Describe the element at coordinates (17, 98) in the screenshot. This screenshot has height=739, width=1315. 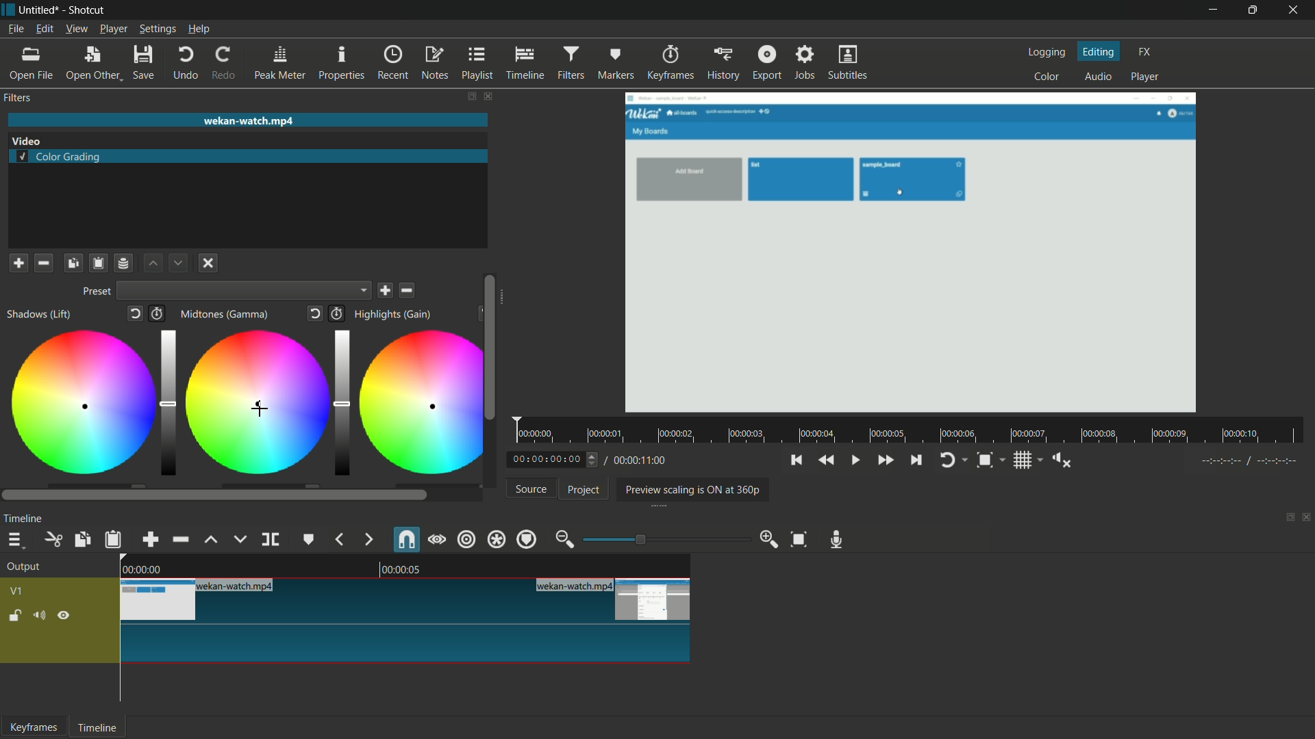
I see `filters` at that location.